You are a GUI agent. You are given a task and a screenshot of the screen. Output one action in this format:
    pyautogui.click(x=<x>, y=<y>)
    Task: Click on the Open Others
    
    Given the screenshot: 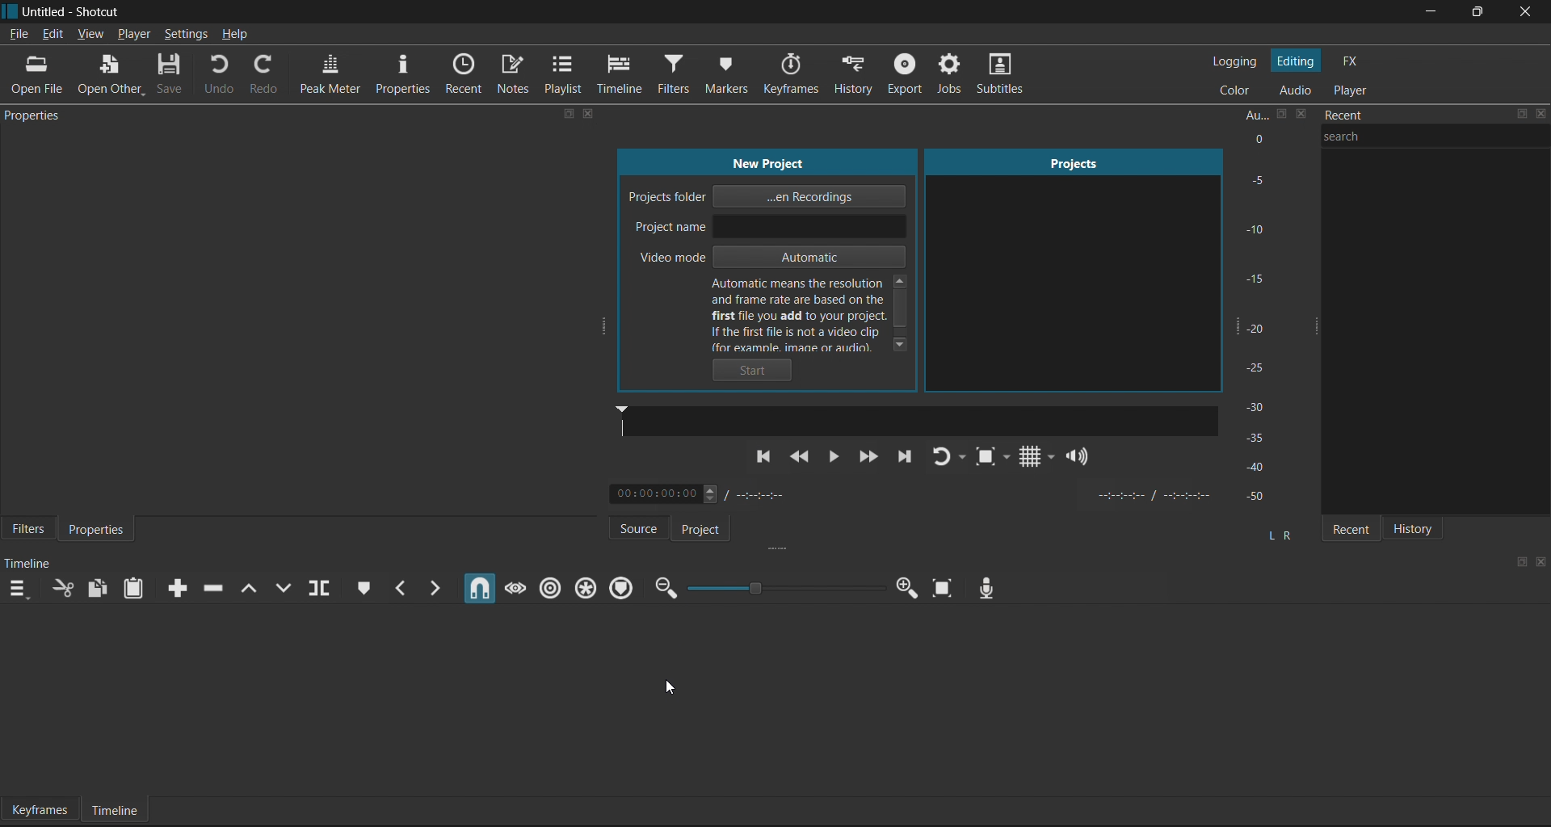 What is the action you would take?
    pyautogui.click(x=109, y=75)
    